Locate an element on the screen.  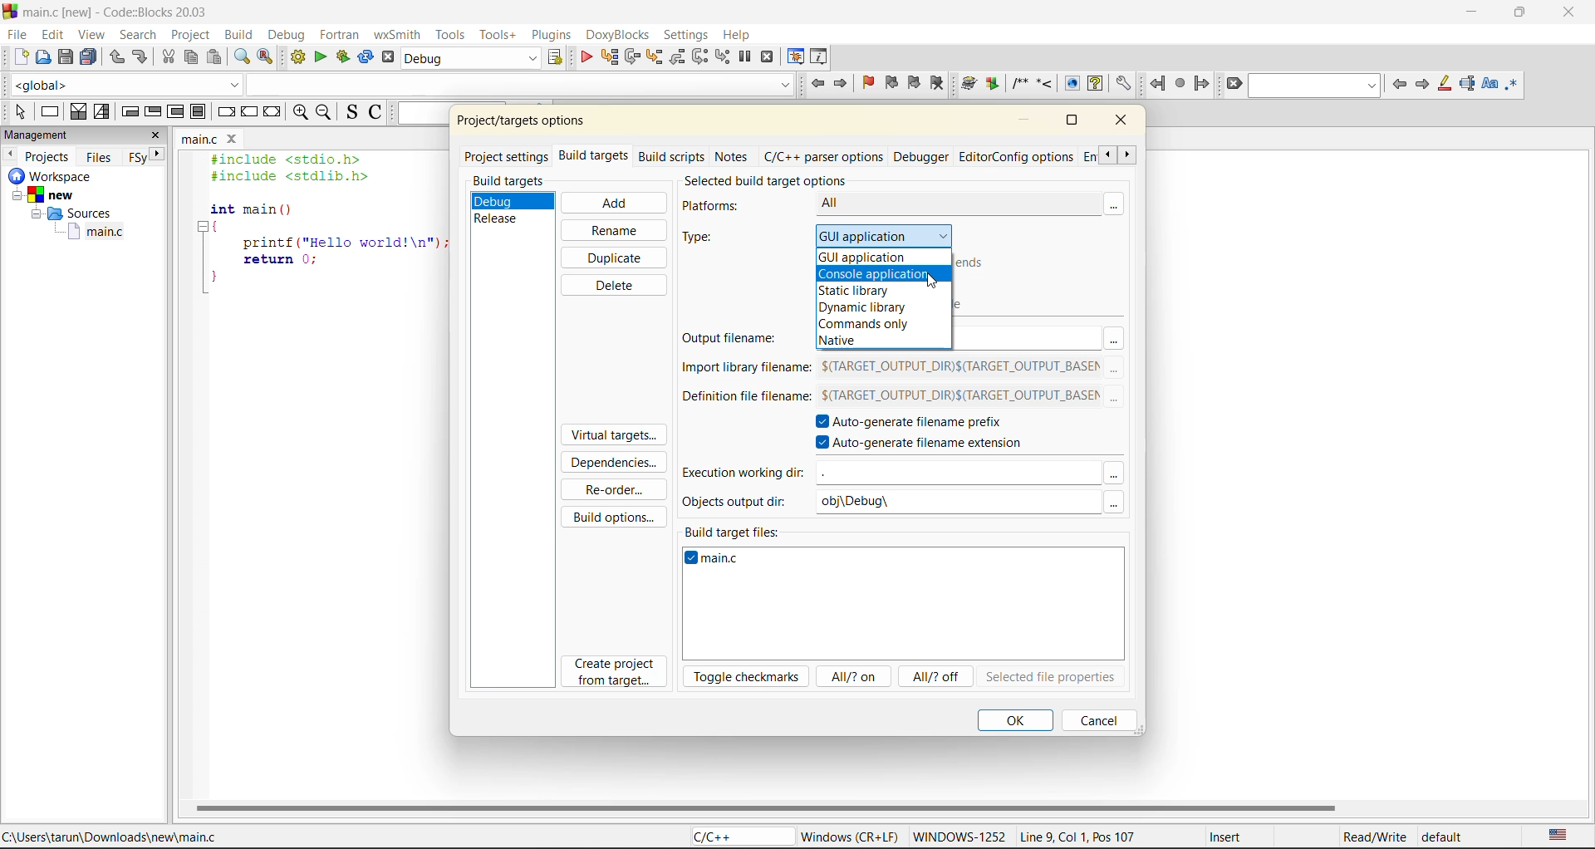
cut is located at coordinates (169, 56).